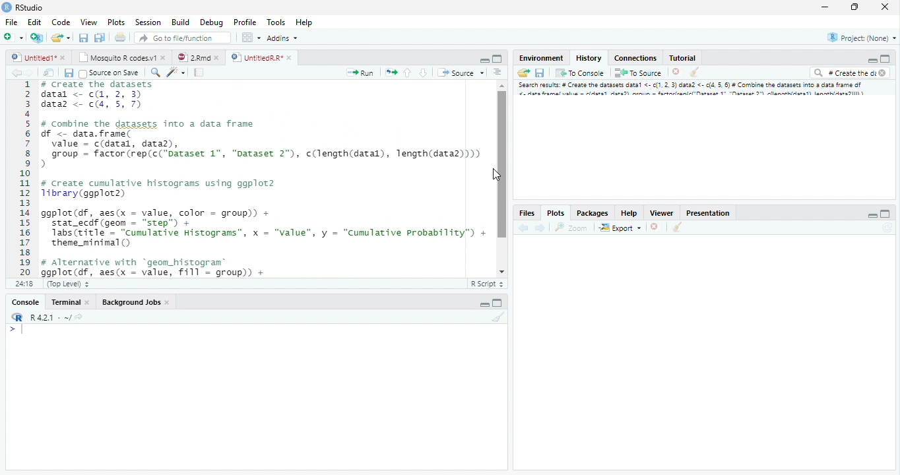 The image size is (900, 475). Describe the element at coordinates (304, 22) in the screenshot. I see `Help` at that location.